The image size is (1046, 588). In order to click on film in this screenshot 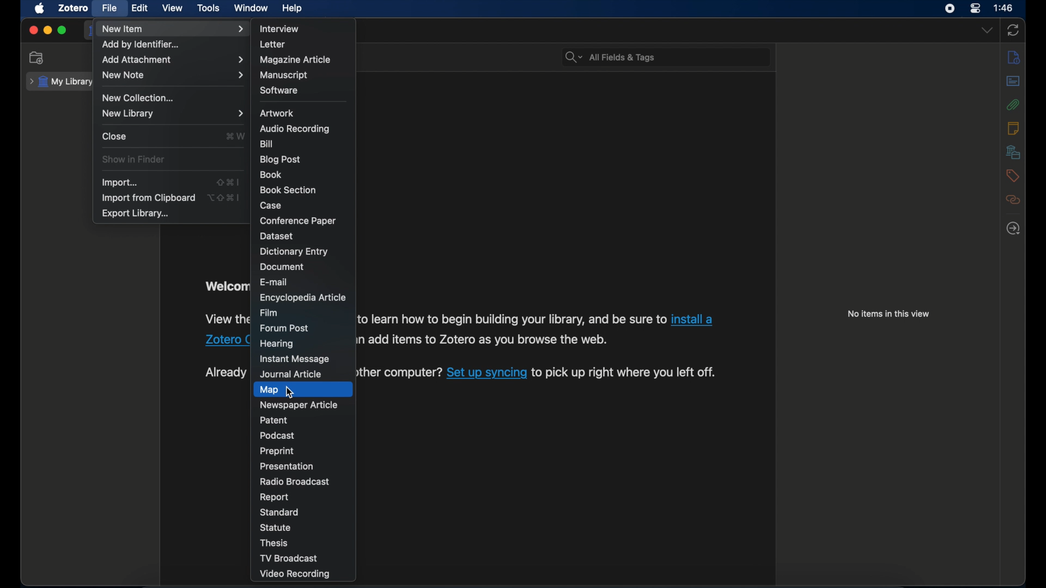, I will do `click(269, 313)`.